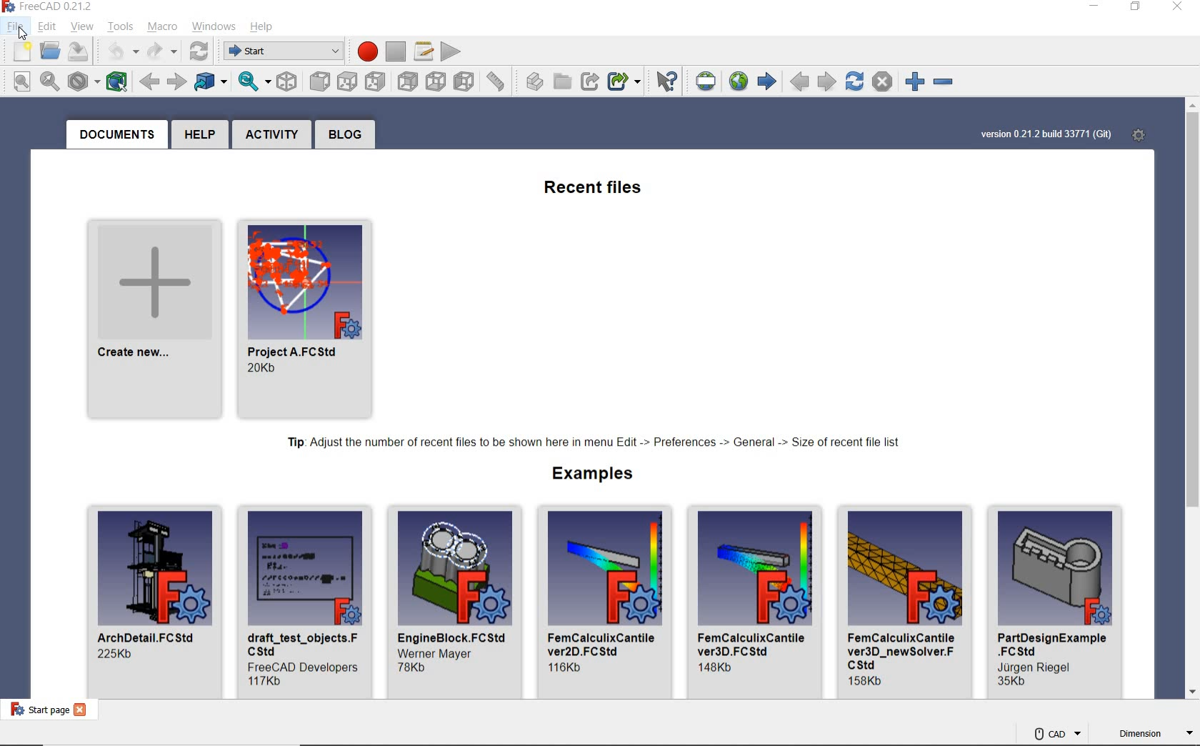 This screenshot has height=746, width=1200. What do you see at coordinates (82, 81) in the screenshot?
I see `DRAW STYLE` at bounding box center [82, 81].